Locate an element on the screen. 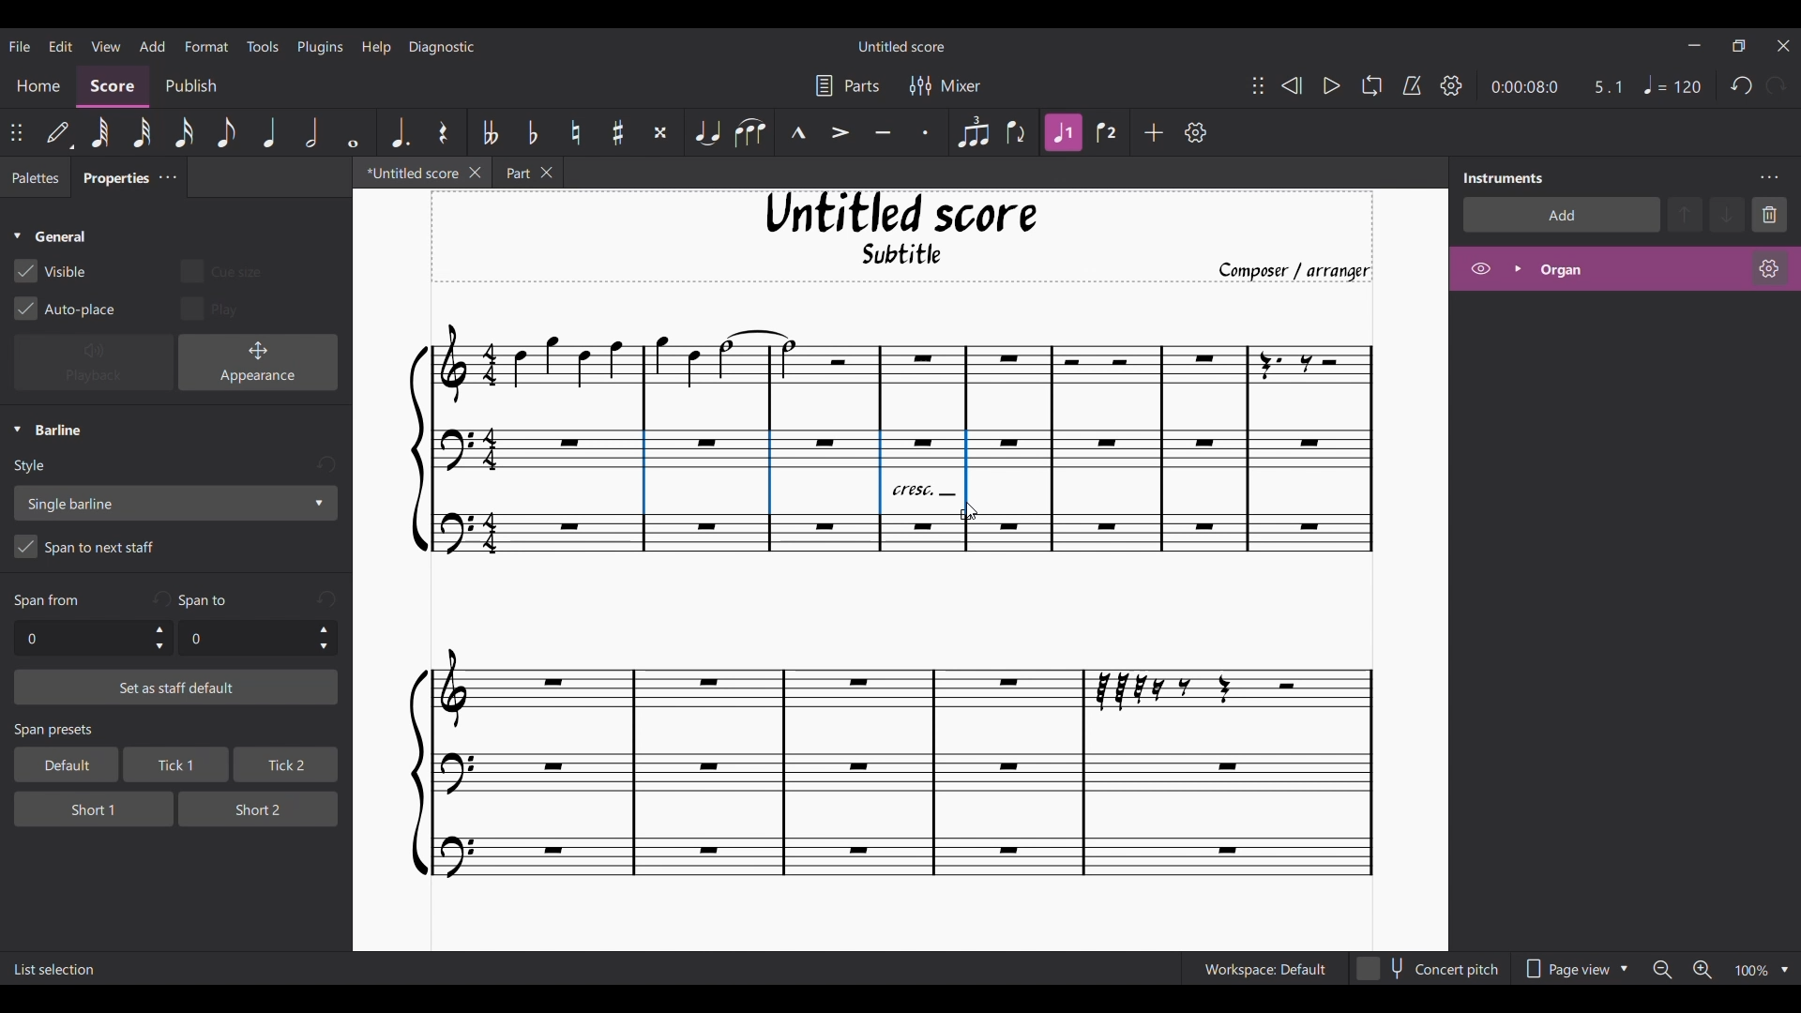  Minimize is located at coordinates (1694, 45).